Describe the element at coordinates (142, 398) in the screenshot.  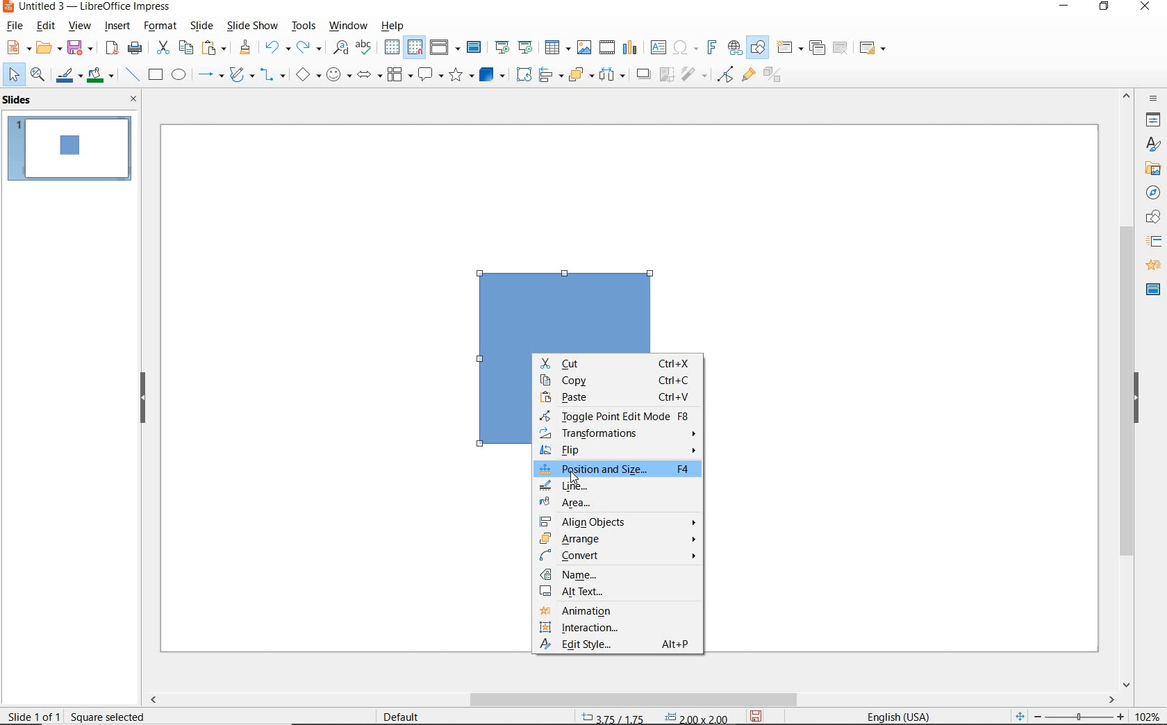
I see `hide` at that location.